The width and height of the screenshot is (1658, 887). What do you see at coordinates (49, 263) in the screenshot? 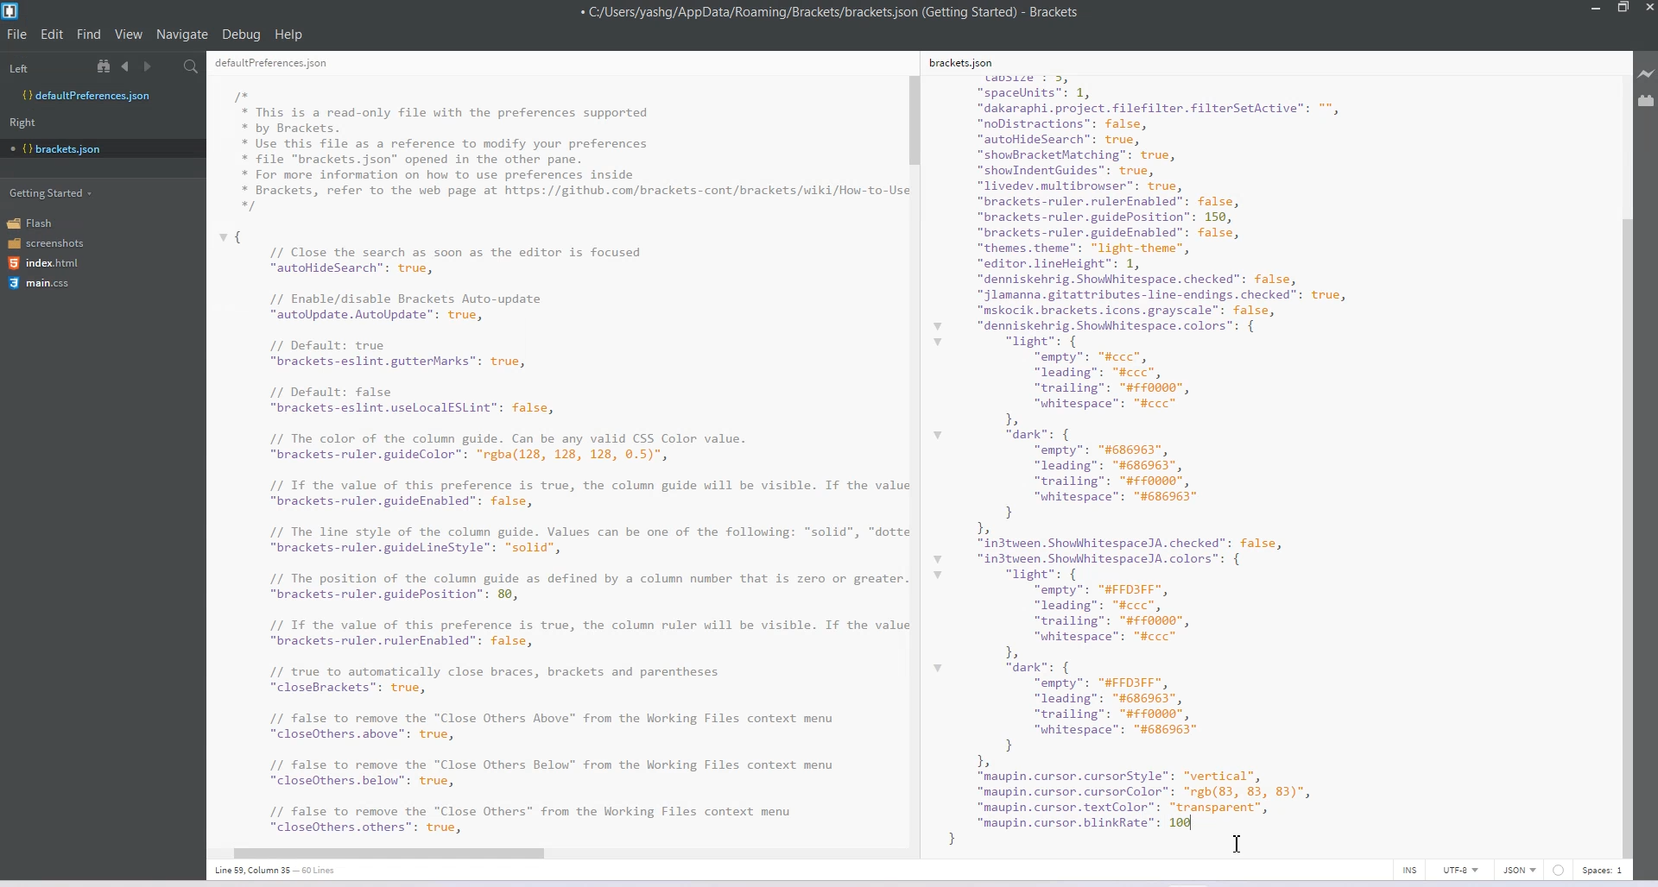
I see `index.html` at bounding box center [49, 263].